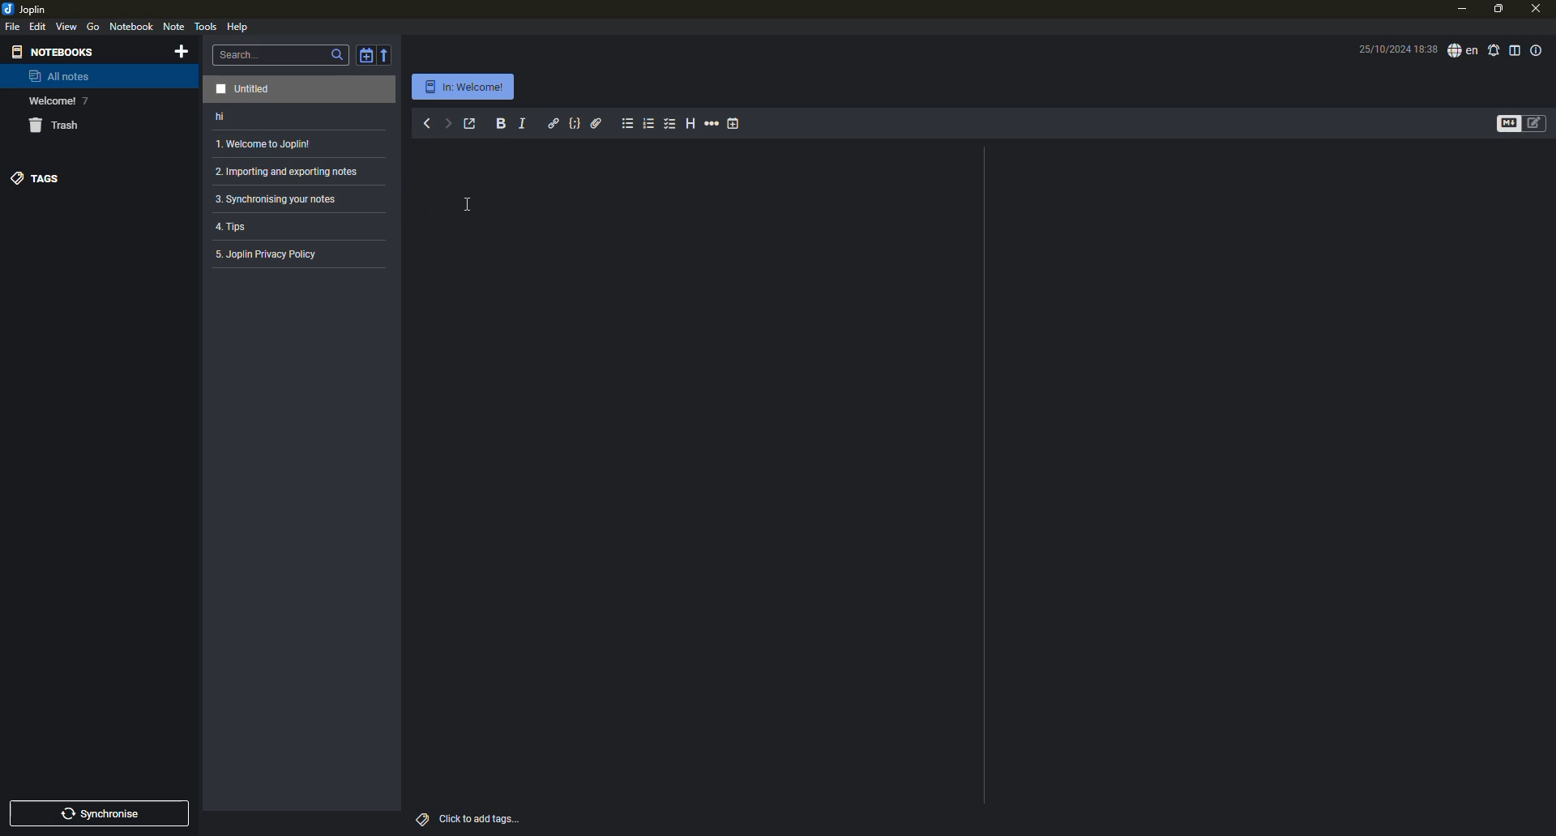 This screenshot has width=1556, height=836. What do you see at coordinates (1463, 51) in the screenshot?
I see `spell checker` at bounding box center [1463, 51].